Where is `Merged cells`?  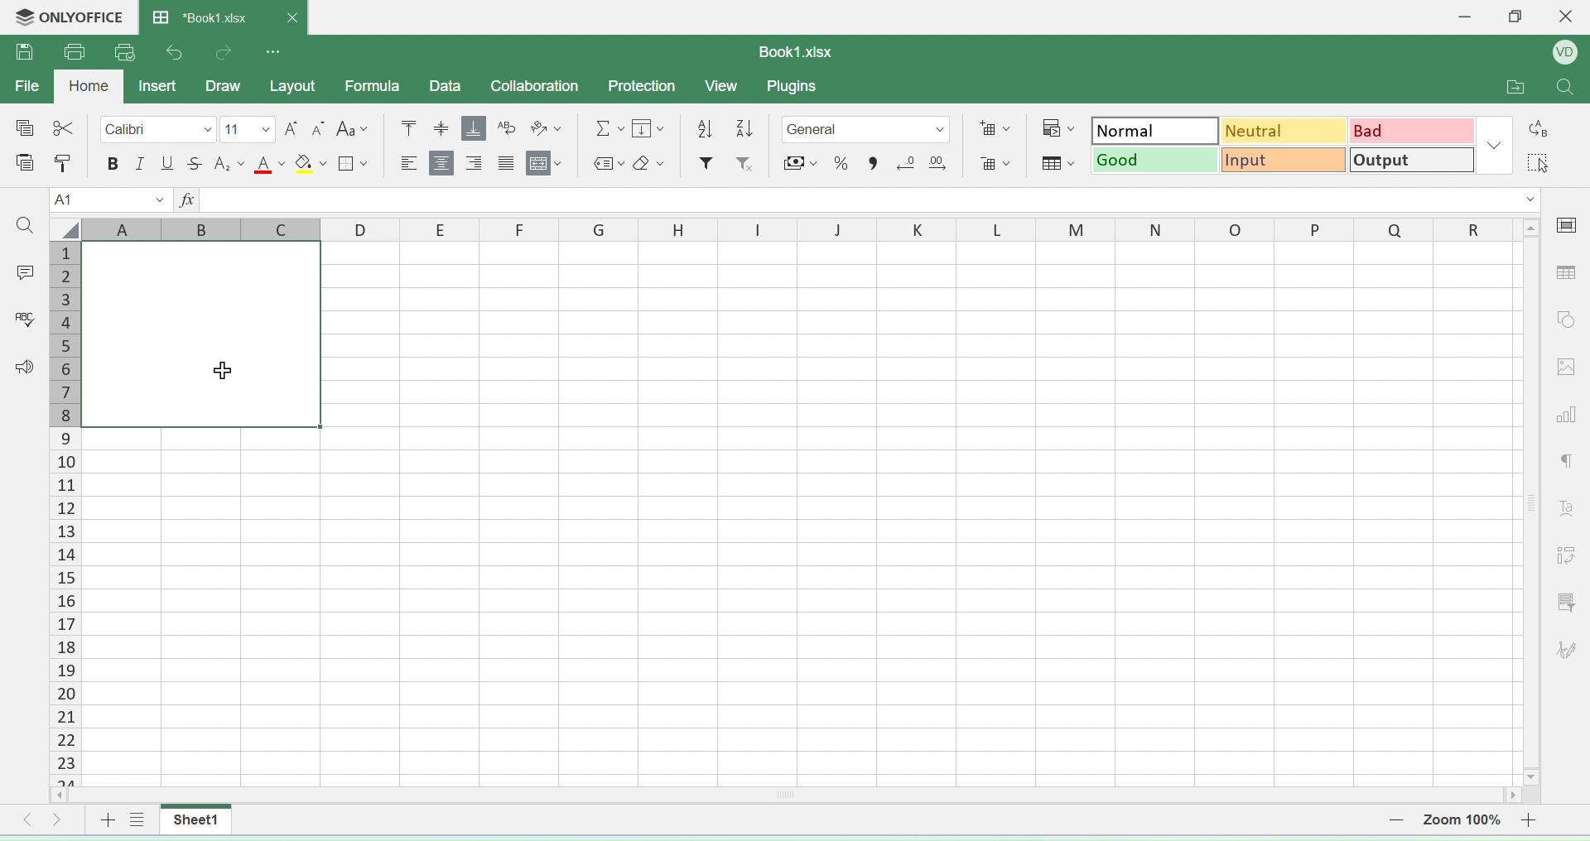
Merged cells is located at coordinates (201, 334).